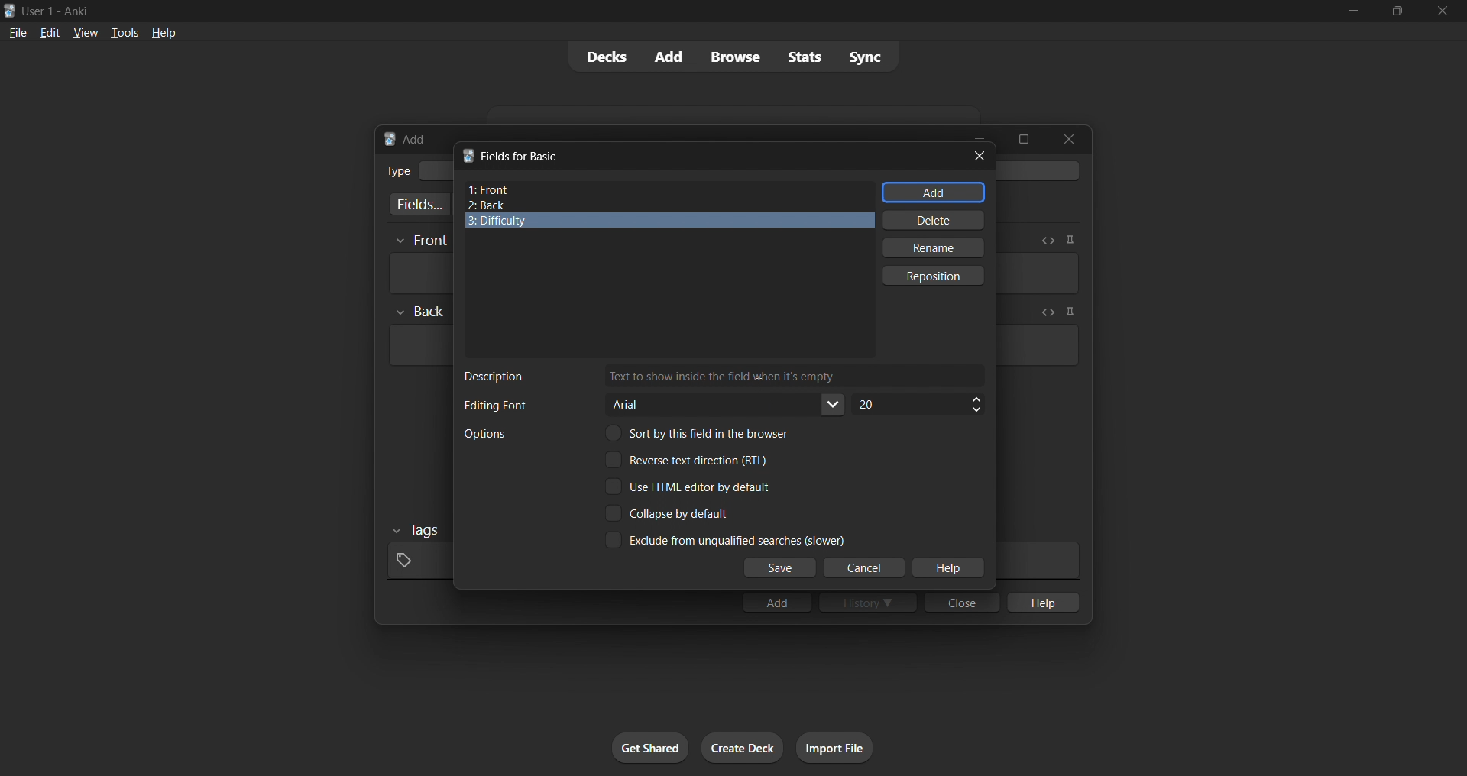  I want to click on back field, so click(663, 205).